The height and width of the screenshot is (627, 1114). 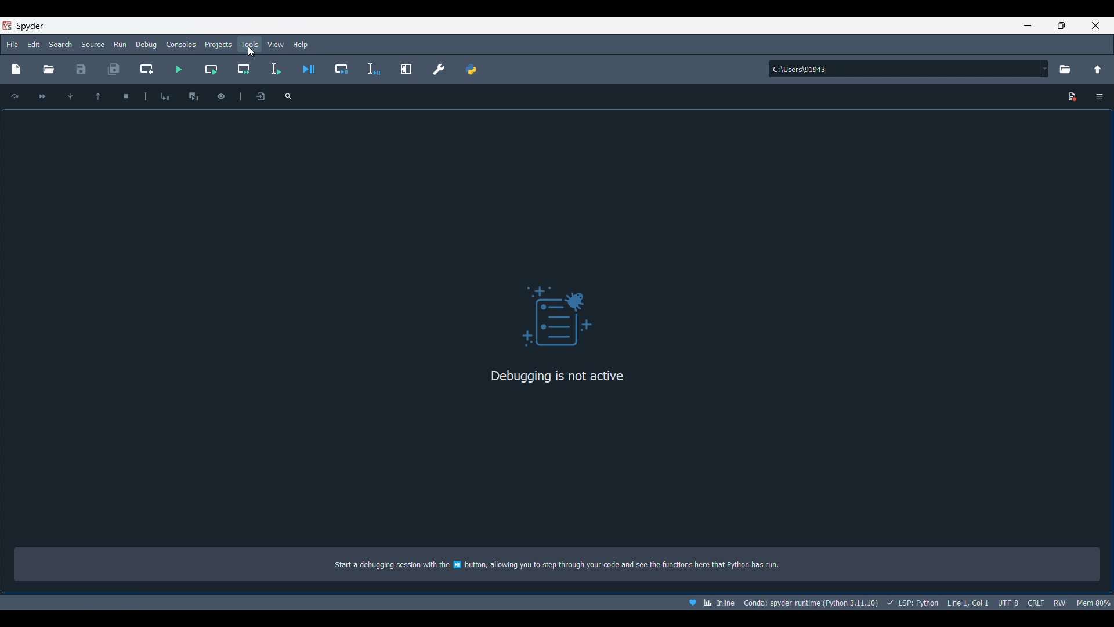 What do you see at coordinates (288, 95) in the screenshot?
I see `search variable name` at bounding box center [288, 95].